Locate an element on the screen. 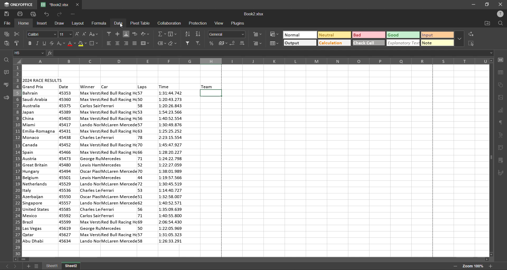 Image resolution: width=507 pixels, height=270 pixels. spellcheck is located at coordinates (7, 85).